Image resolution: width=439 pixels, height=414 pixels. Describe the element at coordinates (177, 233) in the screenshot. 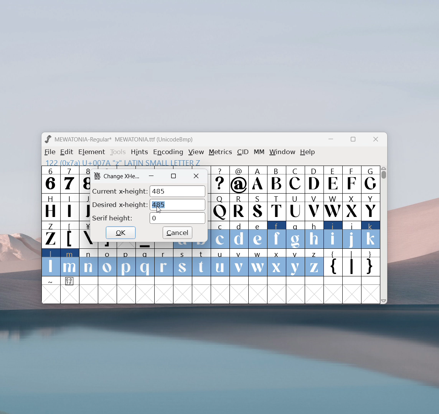

I see `cancel` at that location.